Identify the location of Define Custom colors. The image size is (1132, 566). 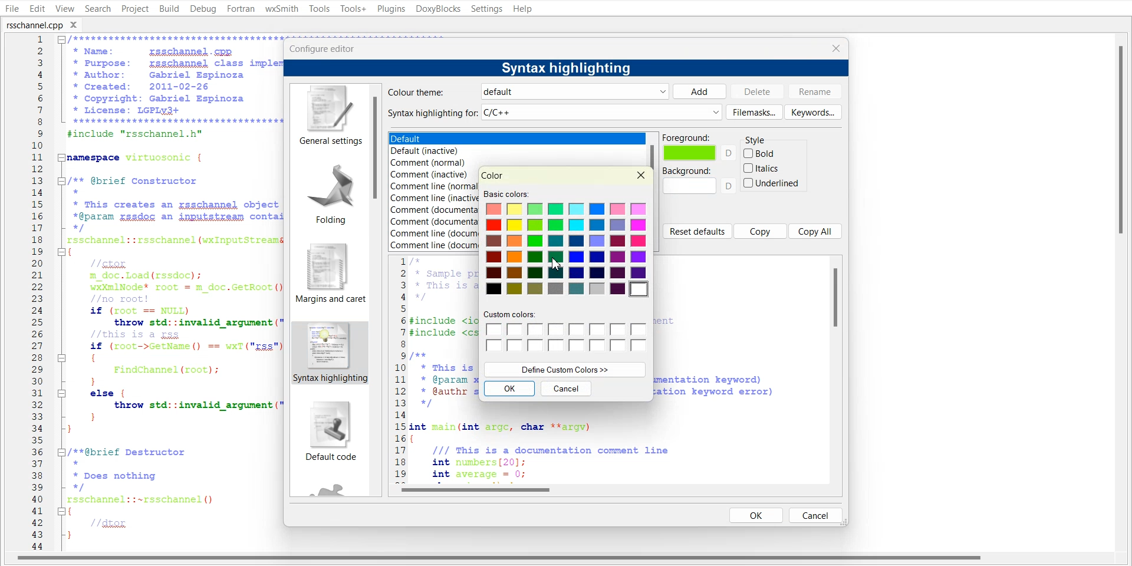
(565, 369).